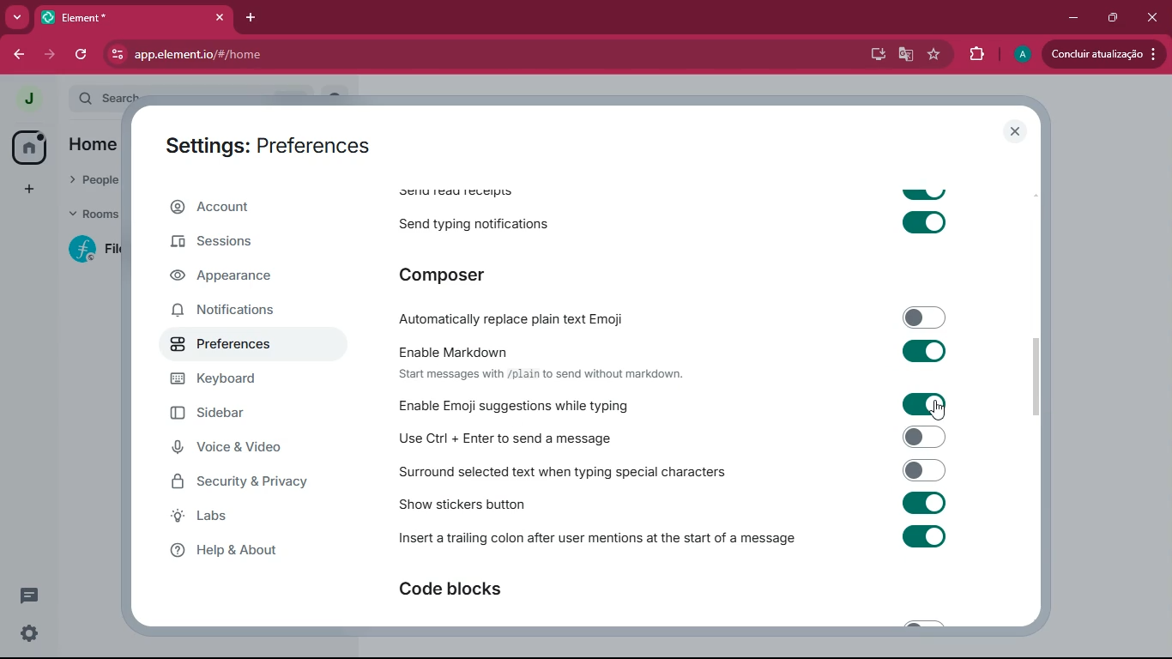 The height and width of the screenshot is (659, 1172). What do you see at coordinates (19, 54) in the screenshot?
I see `back` at bounding box center [19, 54].